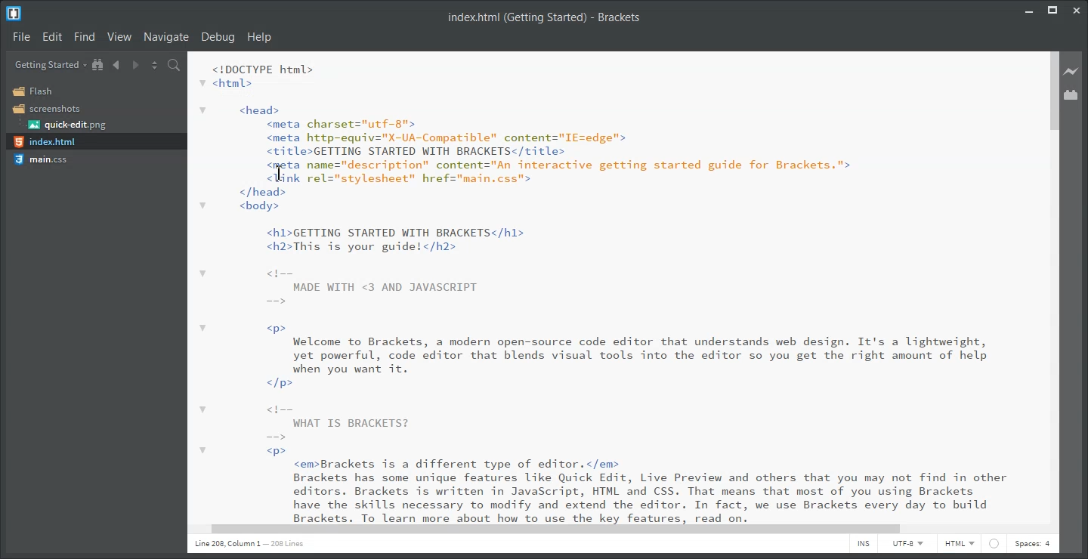  I want to click on main.css, so click(42, 159).